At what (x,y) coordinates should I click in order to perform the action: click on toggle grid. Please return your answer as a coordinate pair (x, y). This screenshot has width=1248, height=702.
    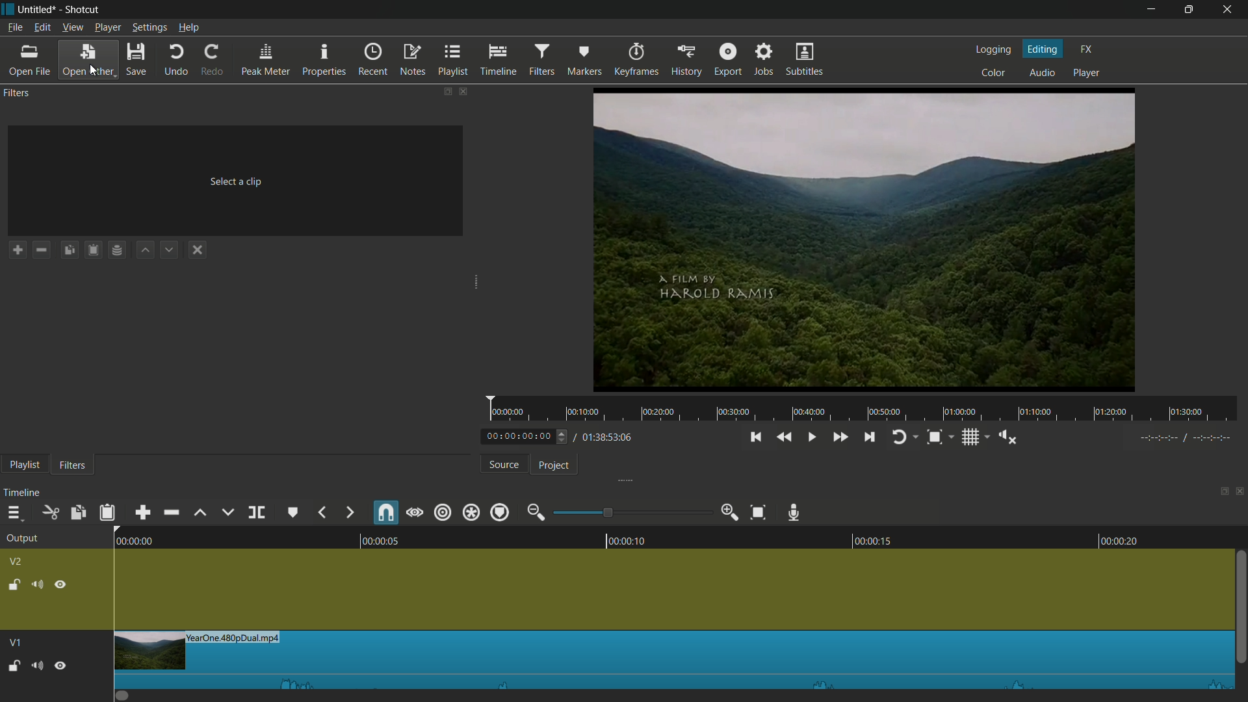
    Looking at the image, I should click on (969, 437).